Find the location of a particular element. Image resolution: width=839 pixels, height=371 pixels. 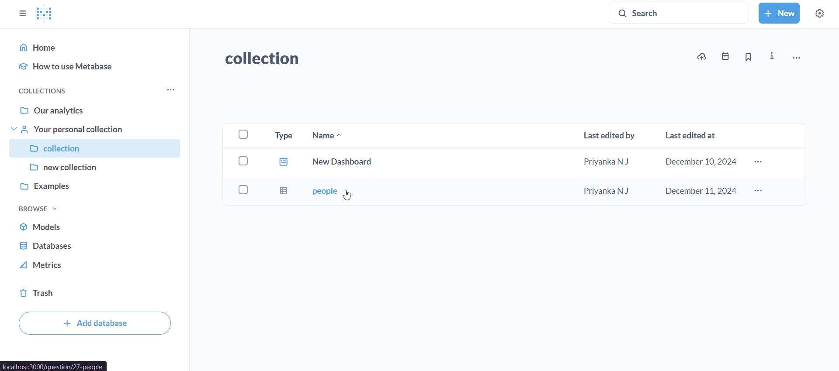

database is located at coordinates (95, 247).